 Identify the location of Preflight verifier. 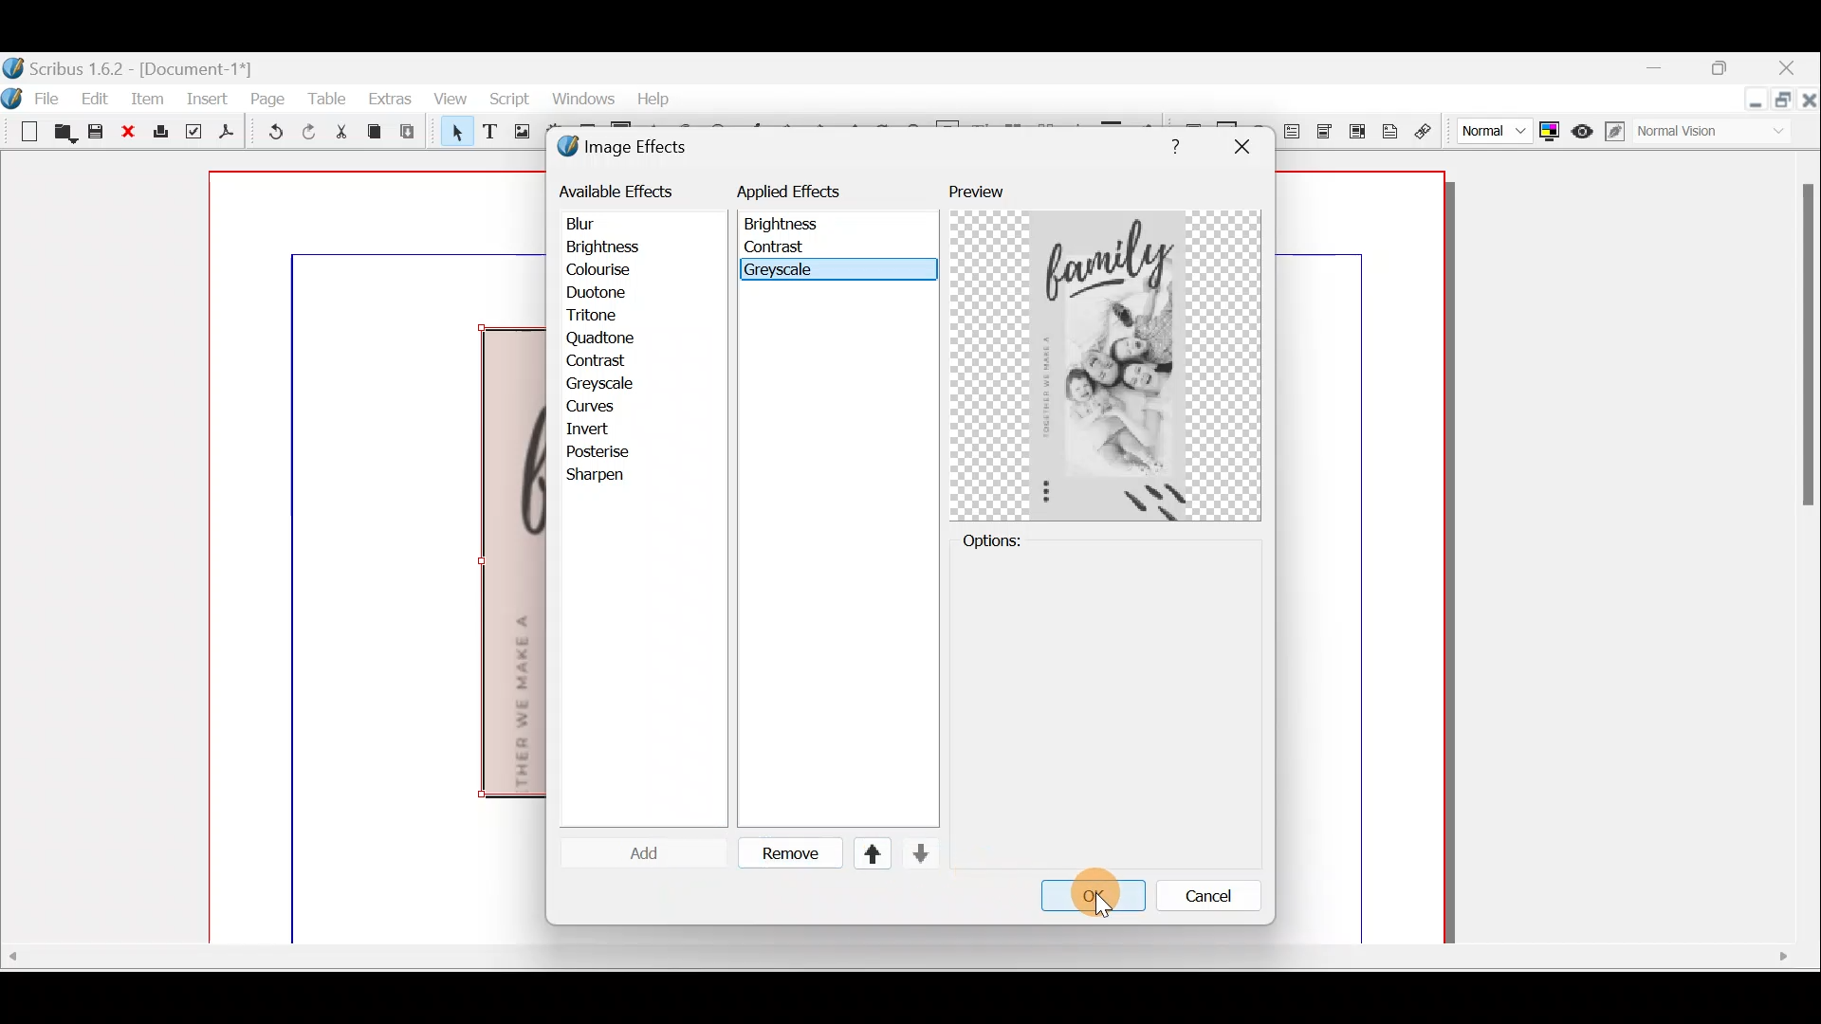
(194, 134).